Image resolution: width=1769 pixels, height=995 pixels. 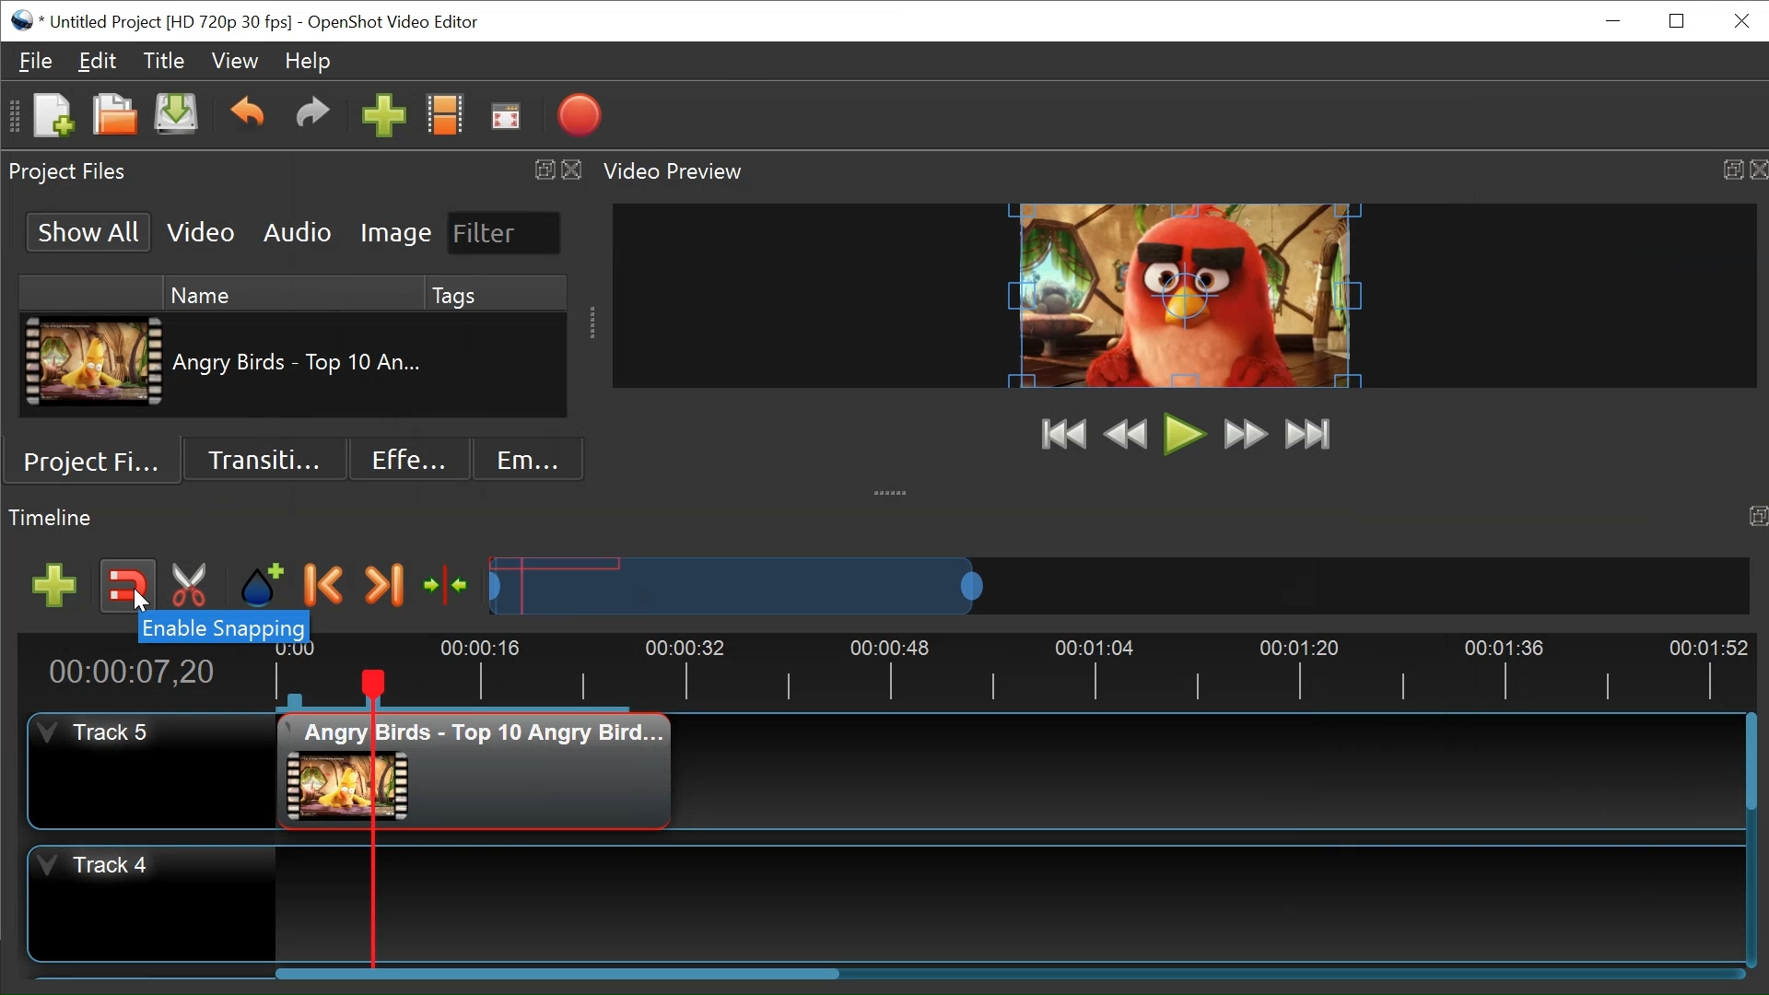 I want to click on minimize, so click(x=1616, y=23).